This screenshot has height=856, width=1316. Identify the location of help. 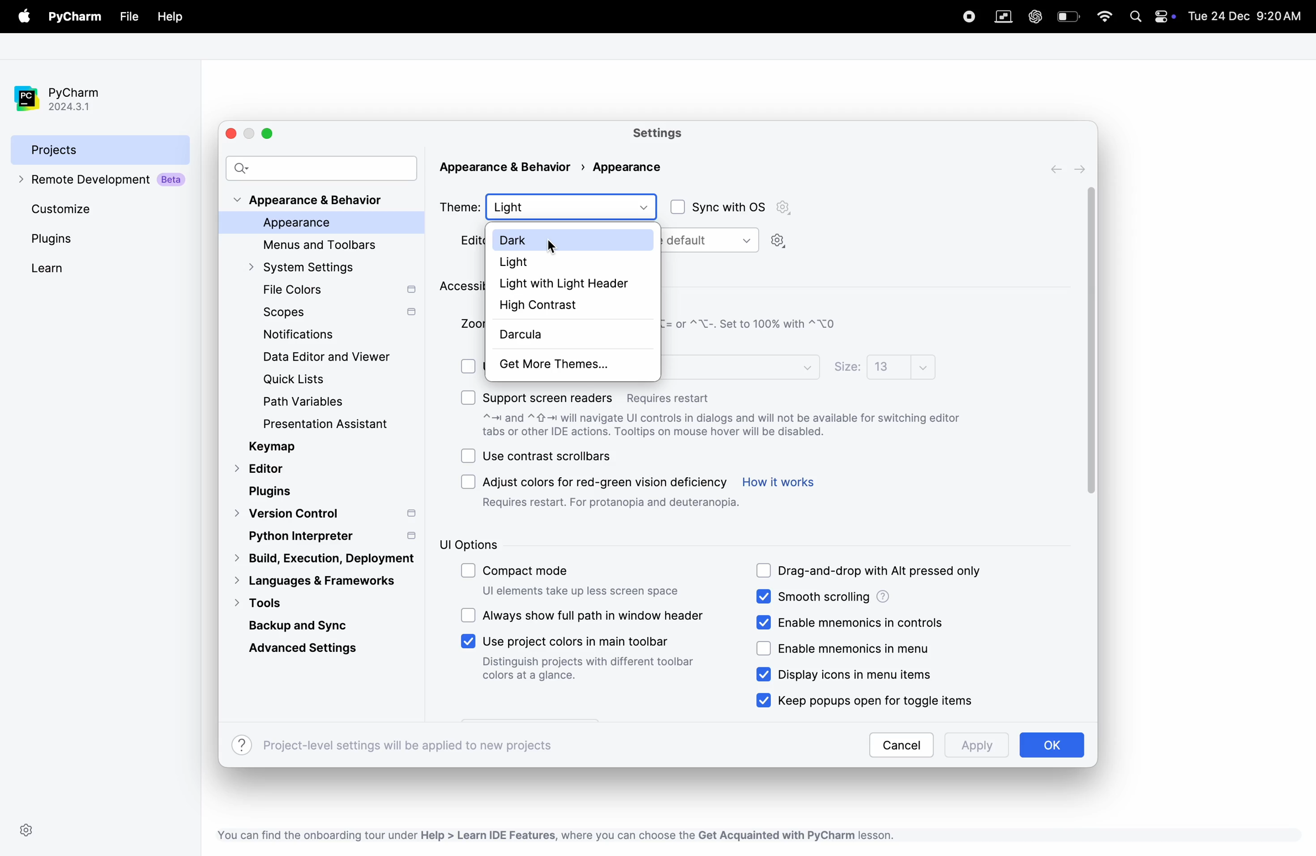
(170, 18).